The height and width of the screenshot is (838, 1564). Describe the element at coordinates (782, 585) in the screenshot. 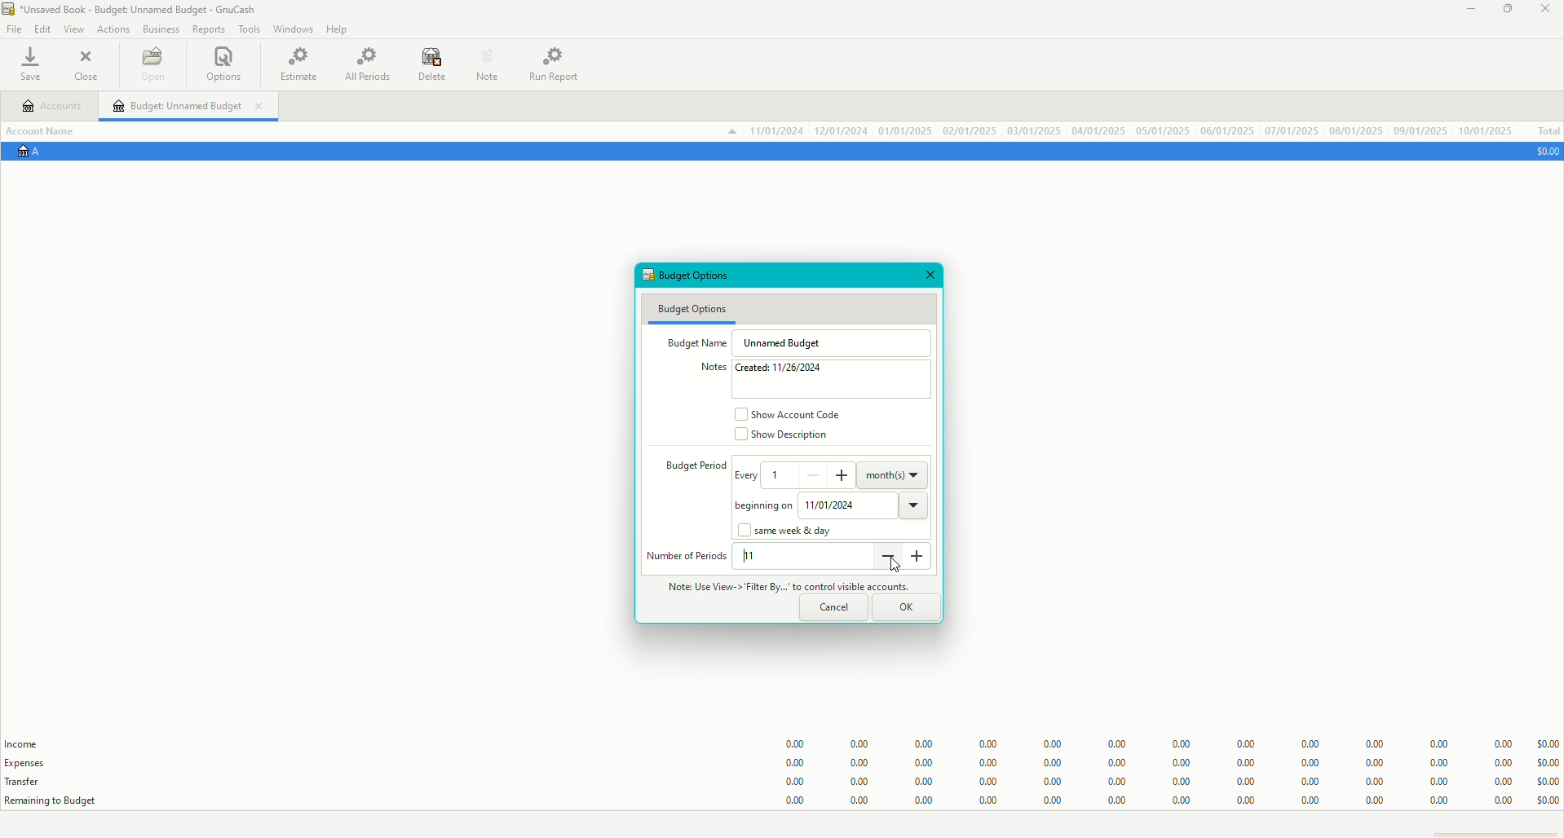

I see `Note - Use View - Filter by to control visible accounts` at that location.